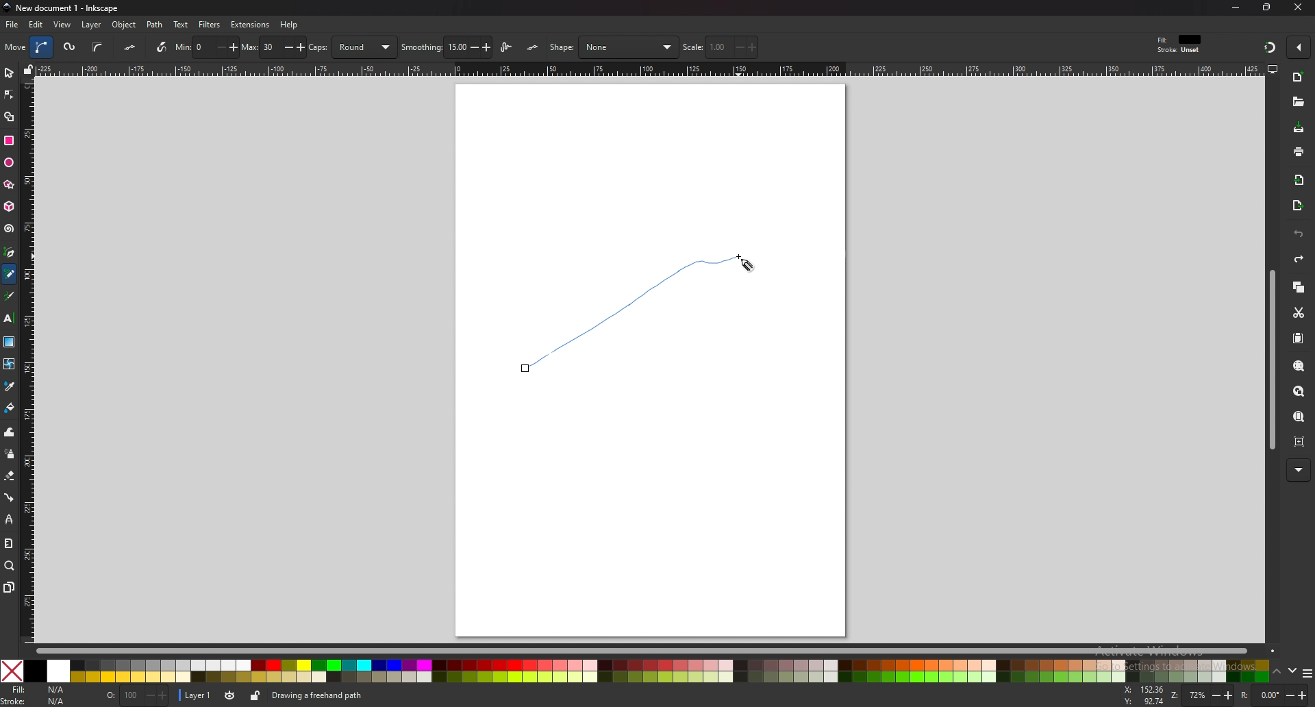 This screenshot has width=1315, height=707. What do you see at coordinates (625, 314) in the screenshot?
I see `Freehand Pencil Line` at bounding box center [625, 314].